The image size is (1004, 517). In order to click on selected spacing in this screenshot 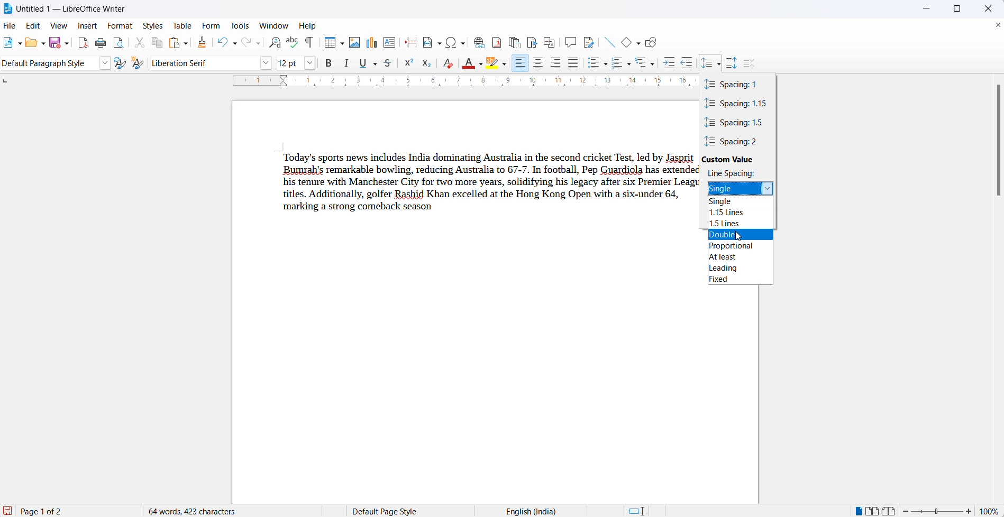, I will do `click(735, 188)`.